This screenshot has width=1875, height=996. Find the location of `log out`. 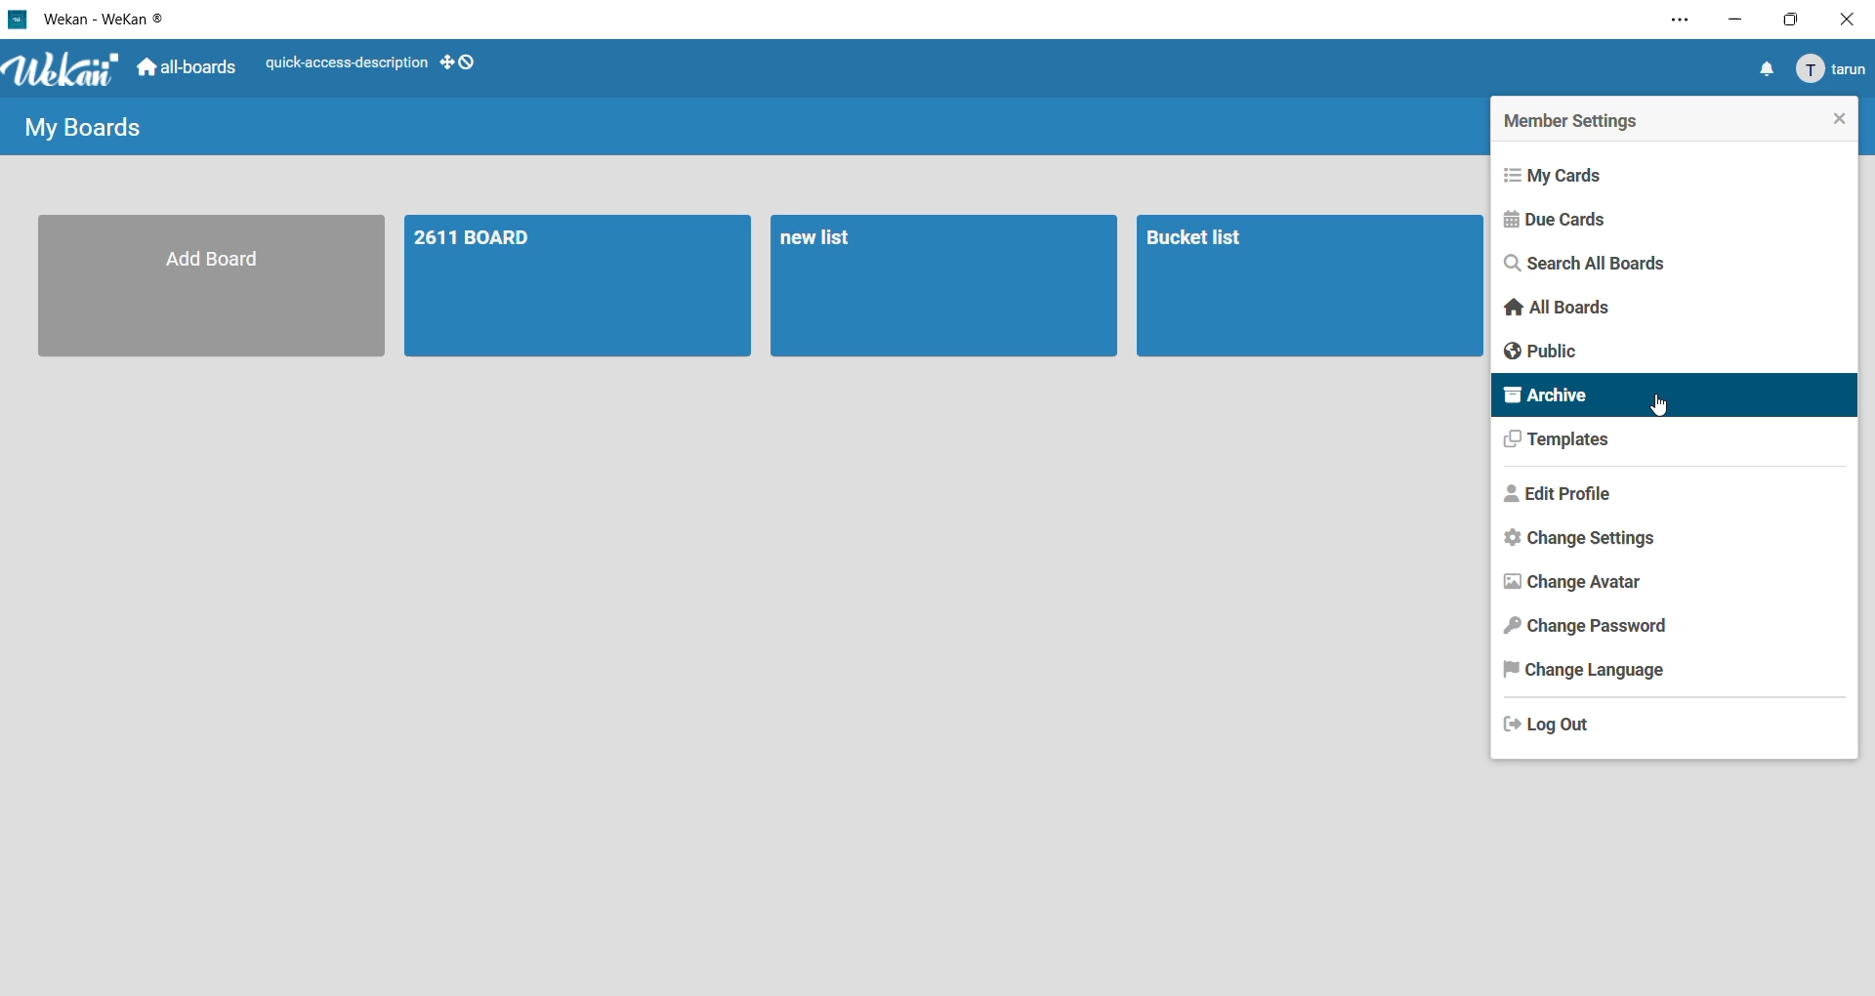

log out is located at coordinates (1556, 727).